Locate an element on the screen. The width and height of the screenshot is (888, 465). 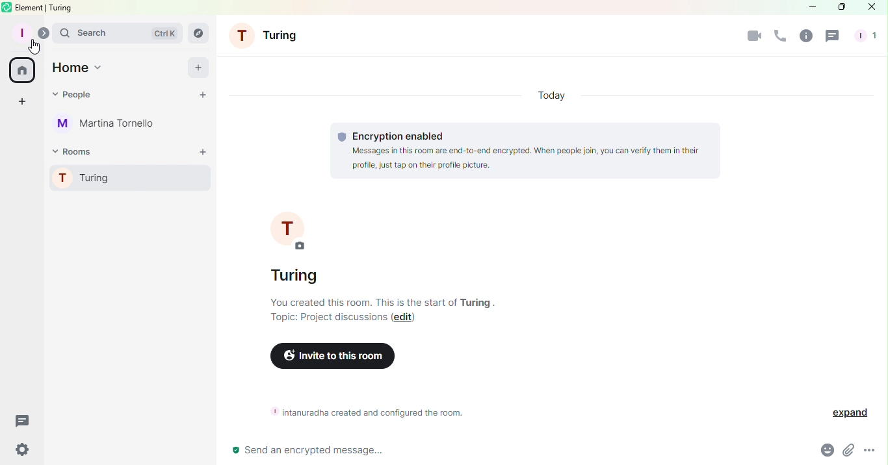
Home is located at coordinates (24, 71).